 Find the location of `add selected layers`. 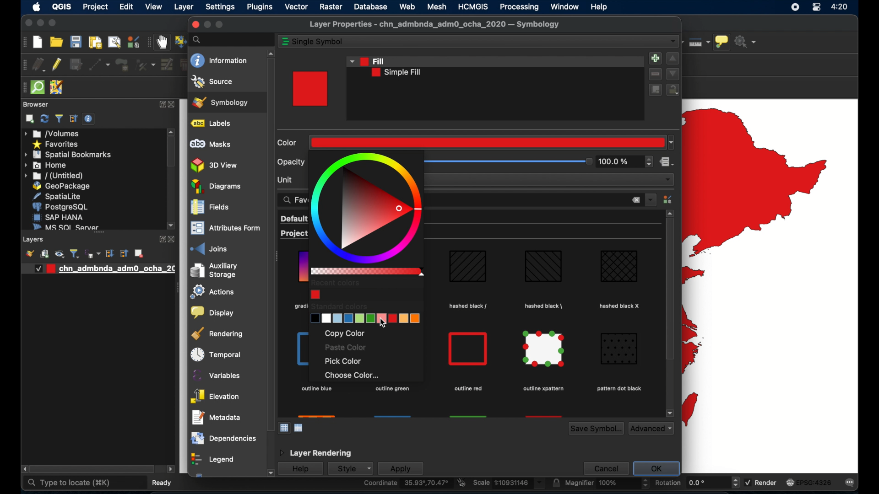

add selected layers is located at coordinates (30, 119).